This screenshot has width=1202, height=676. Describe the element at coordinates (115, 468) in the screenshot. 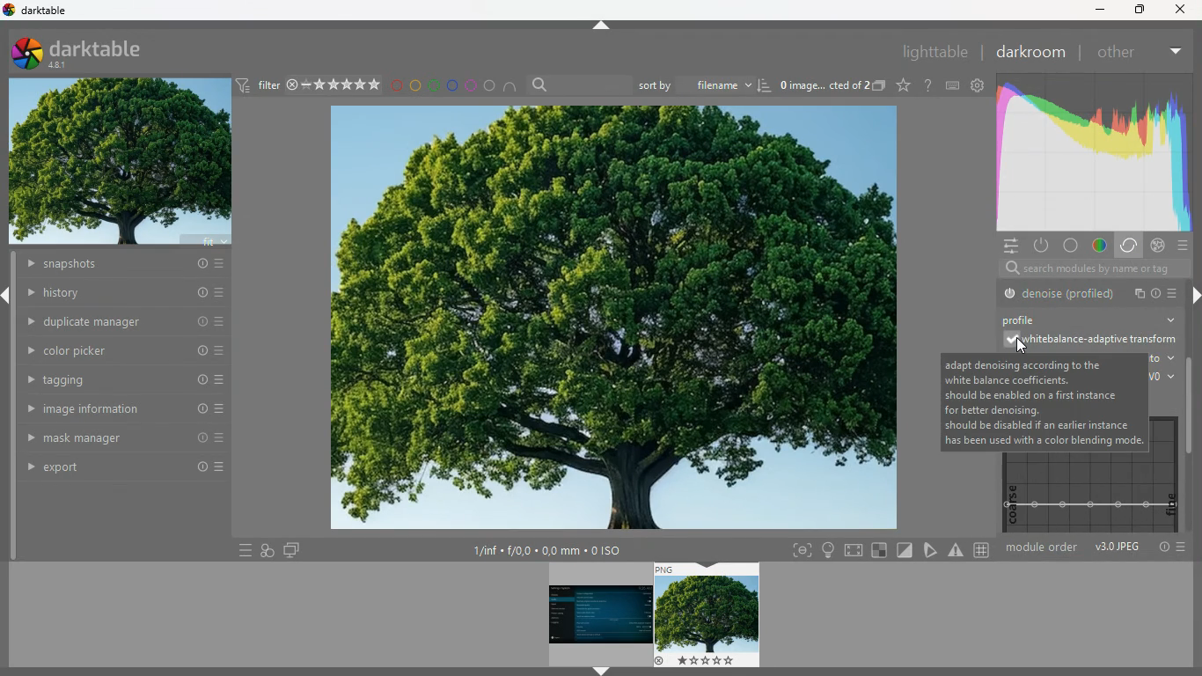

I see `export` at that location.